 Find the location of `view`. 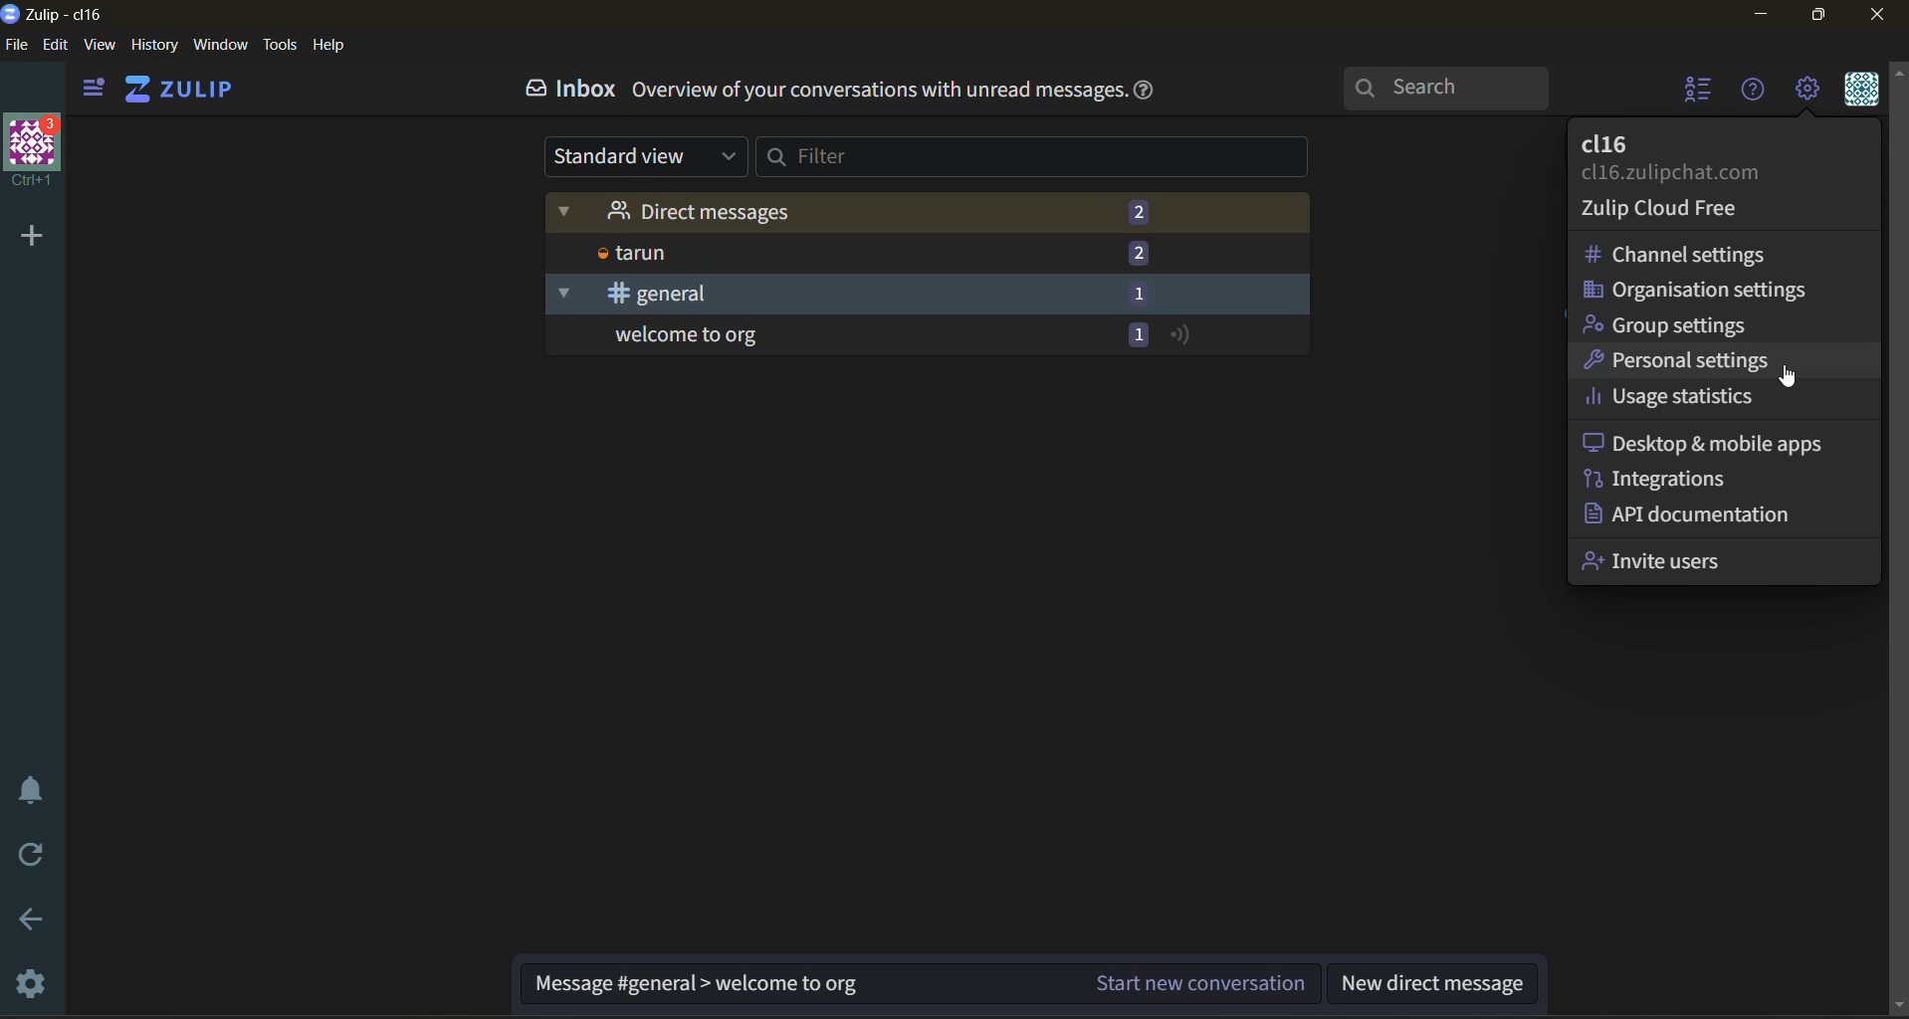

view is located at coordinates (100, 44).